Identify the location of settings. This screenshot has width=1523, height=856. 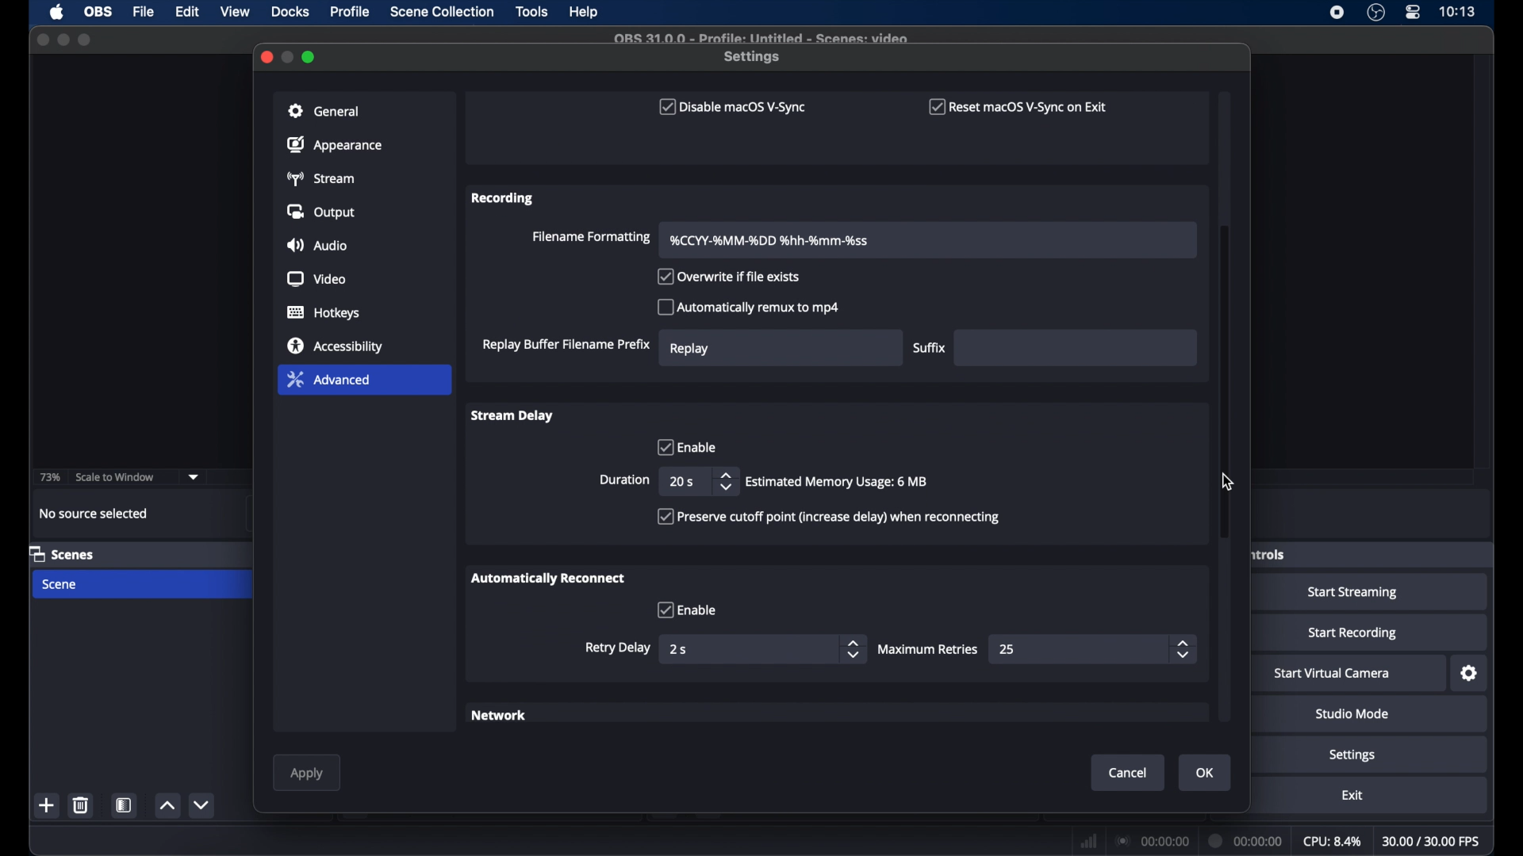
(754, 57).